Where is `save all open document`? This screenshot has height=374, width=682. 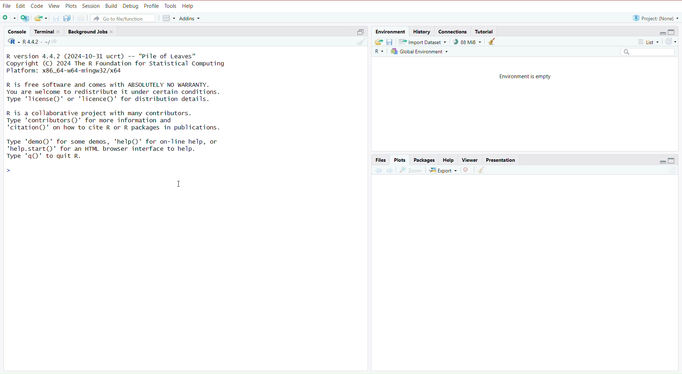
save all open document is located at coordinates (68, 18).